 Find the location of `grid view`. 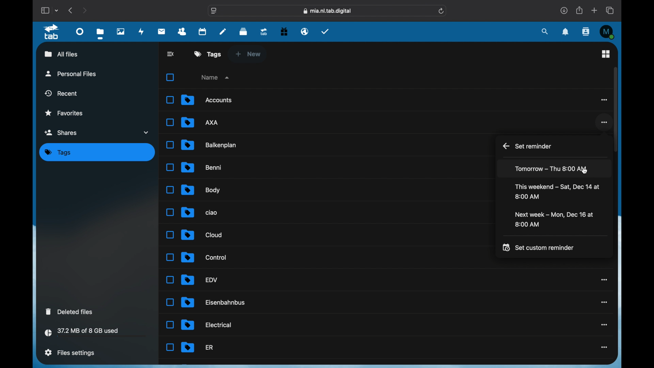

grid view is located at coordinates (606, 54).